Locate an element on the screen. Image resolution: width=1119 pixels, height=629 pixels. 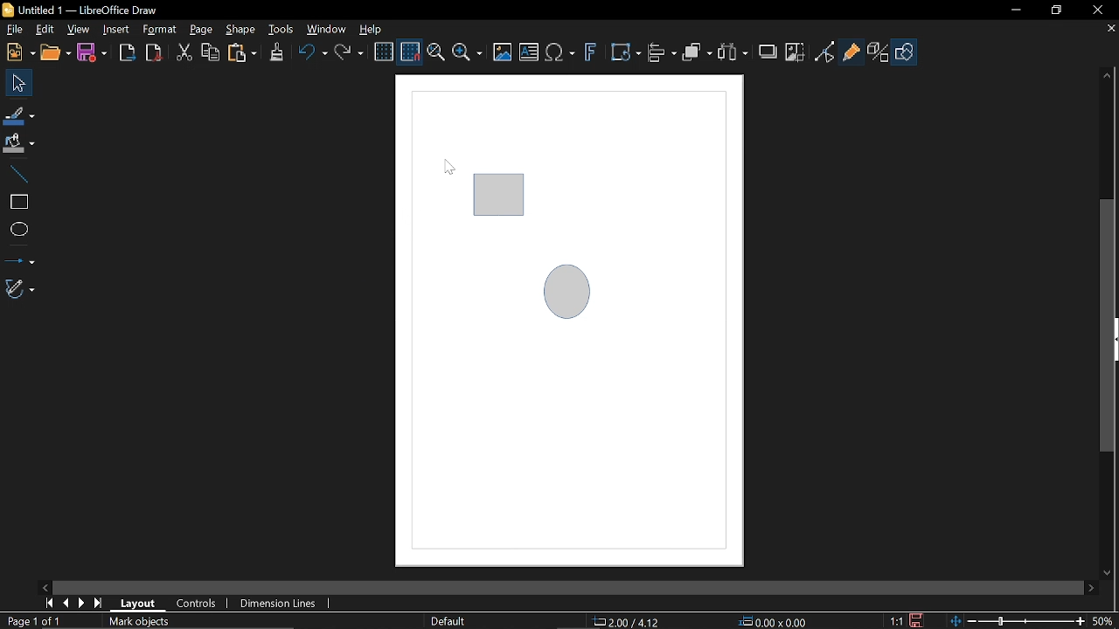
Fill color is located at coordinates (17, 142).